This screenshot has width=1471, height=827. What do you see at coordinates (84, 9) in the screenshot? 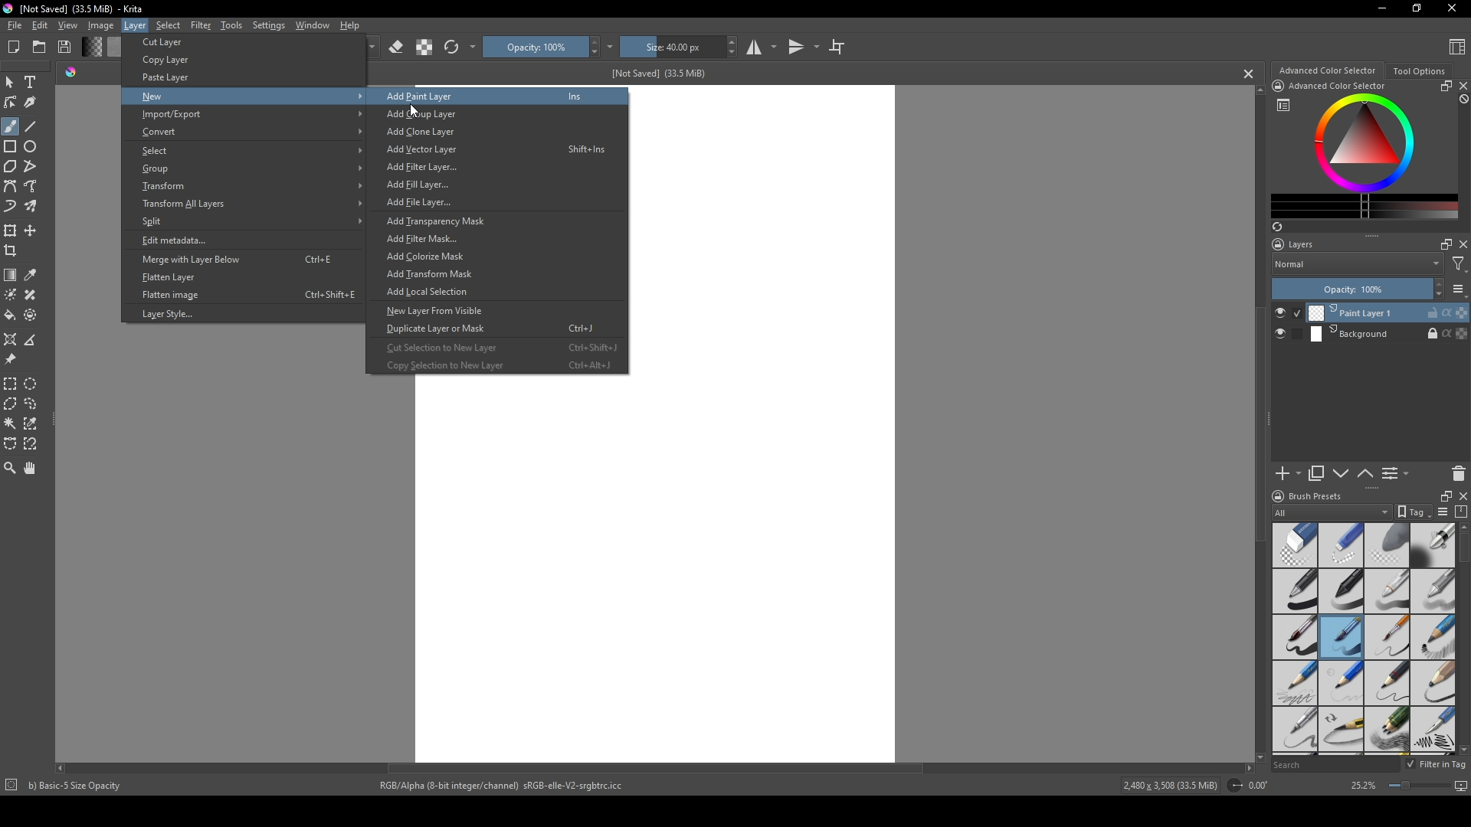
I see `[Not Saved] (33.5 MiB) - Krita` at bounding box center [84, 9].